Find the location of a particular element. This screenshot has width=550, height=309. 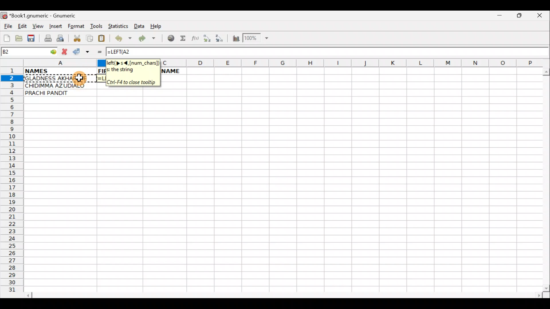

Undo last action is located at coordinates (124, 39).